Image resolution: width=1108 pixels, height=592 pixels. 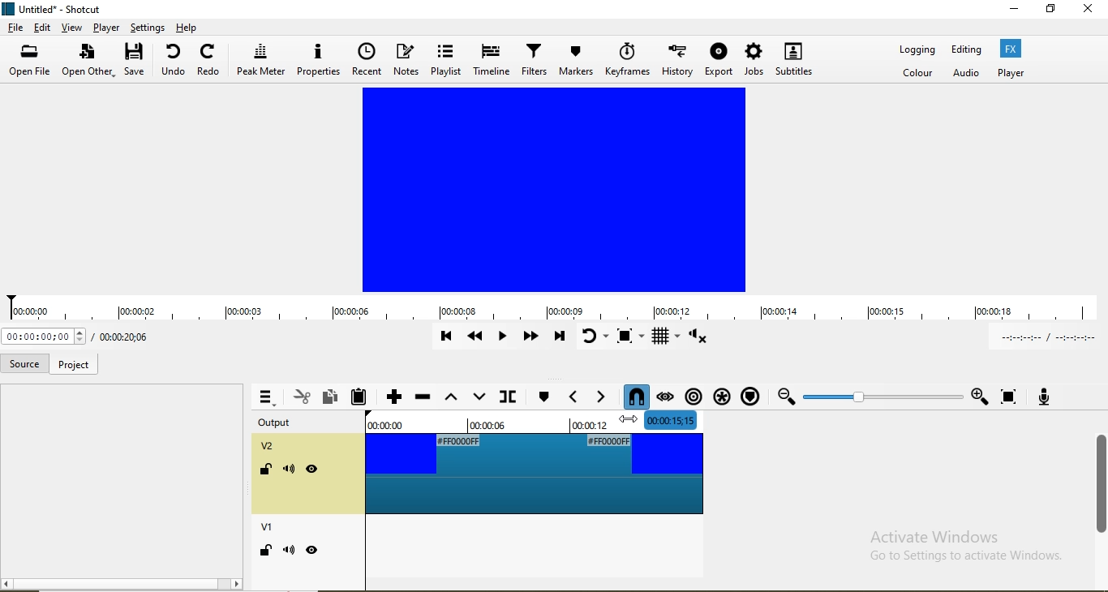 I want to click on Fx, so click(x=1012, y=48).